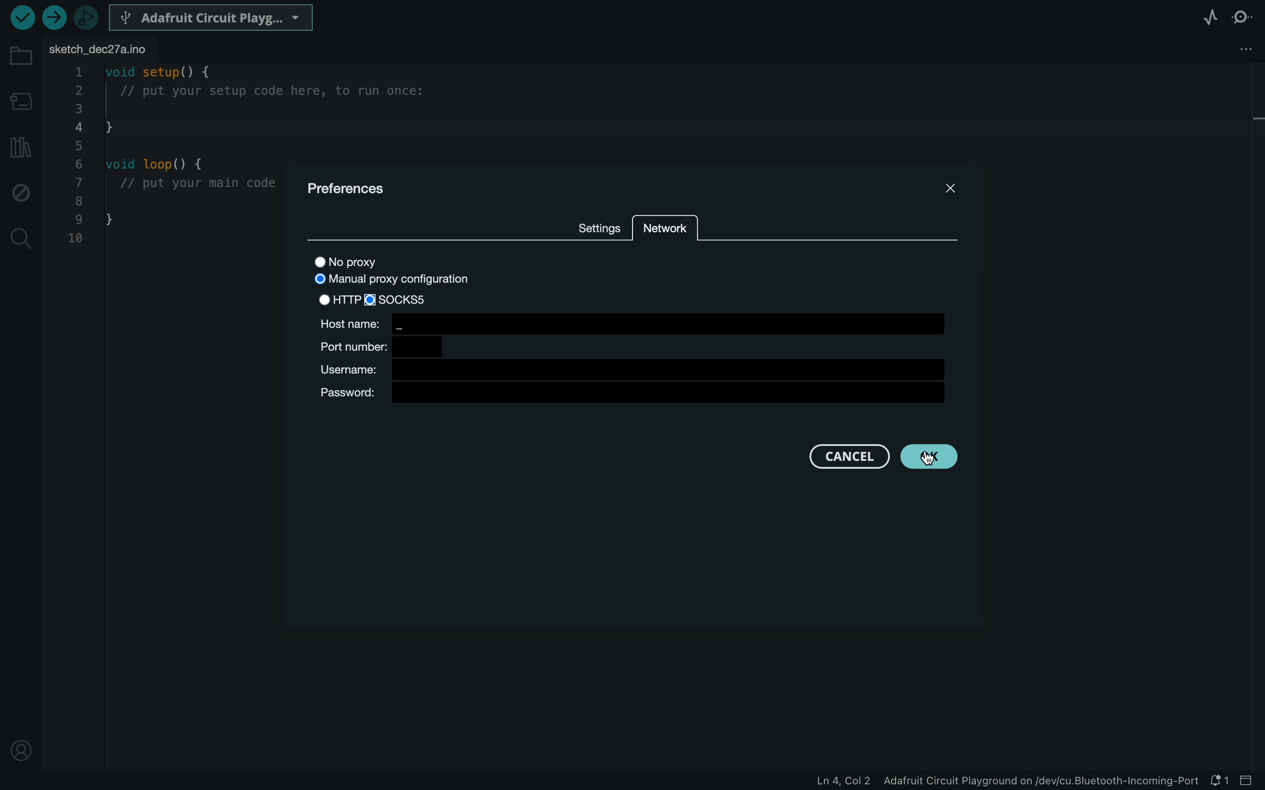 The height and width of the screenshot is (790, 1265). What do you see at coordinates (395, 280) in the screenshot?
I see `manual proxy` at bounding box center [395, 280].